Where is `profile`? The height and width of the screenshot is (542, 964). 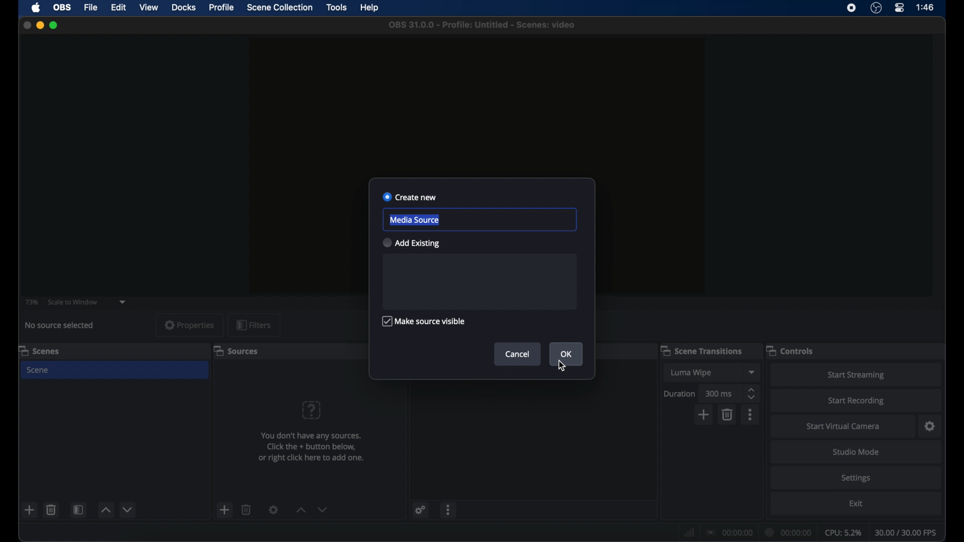 profile is located at coordinates (222, 8).